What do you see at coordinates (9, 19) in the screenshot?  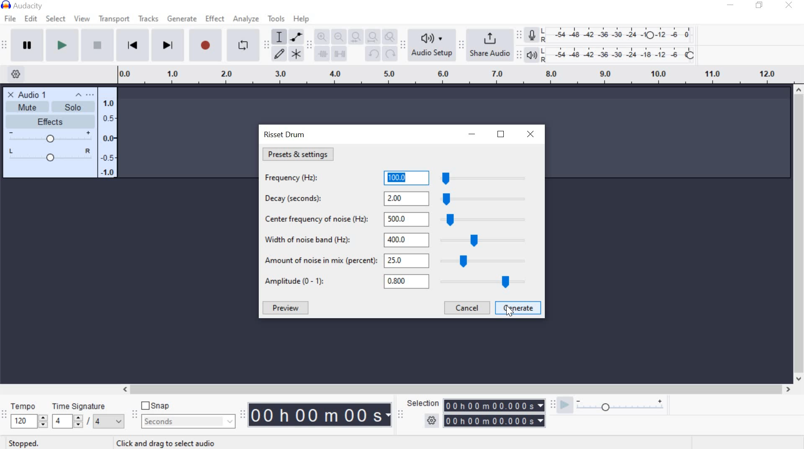 I see `file` at bounding box center [9, 19].